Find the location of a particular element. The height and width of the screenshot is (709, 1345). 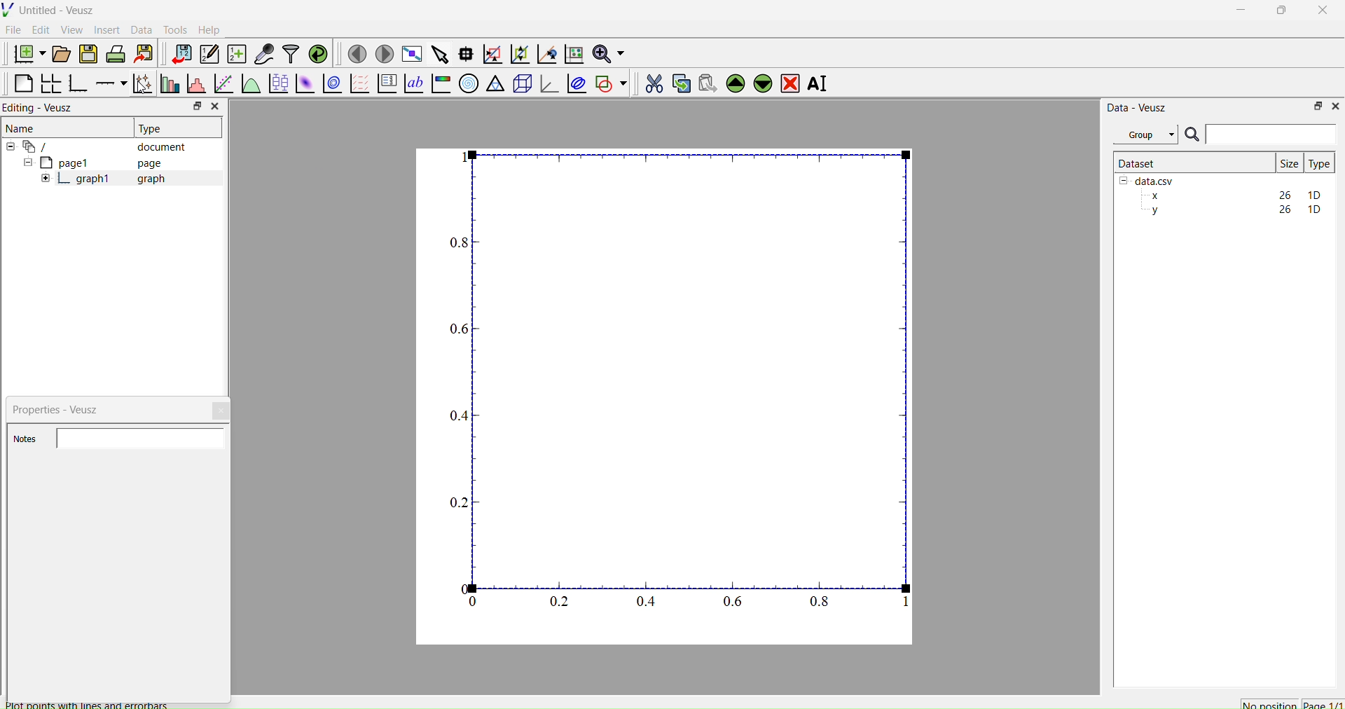

Restore Down is located at coordinates (1278, 12).